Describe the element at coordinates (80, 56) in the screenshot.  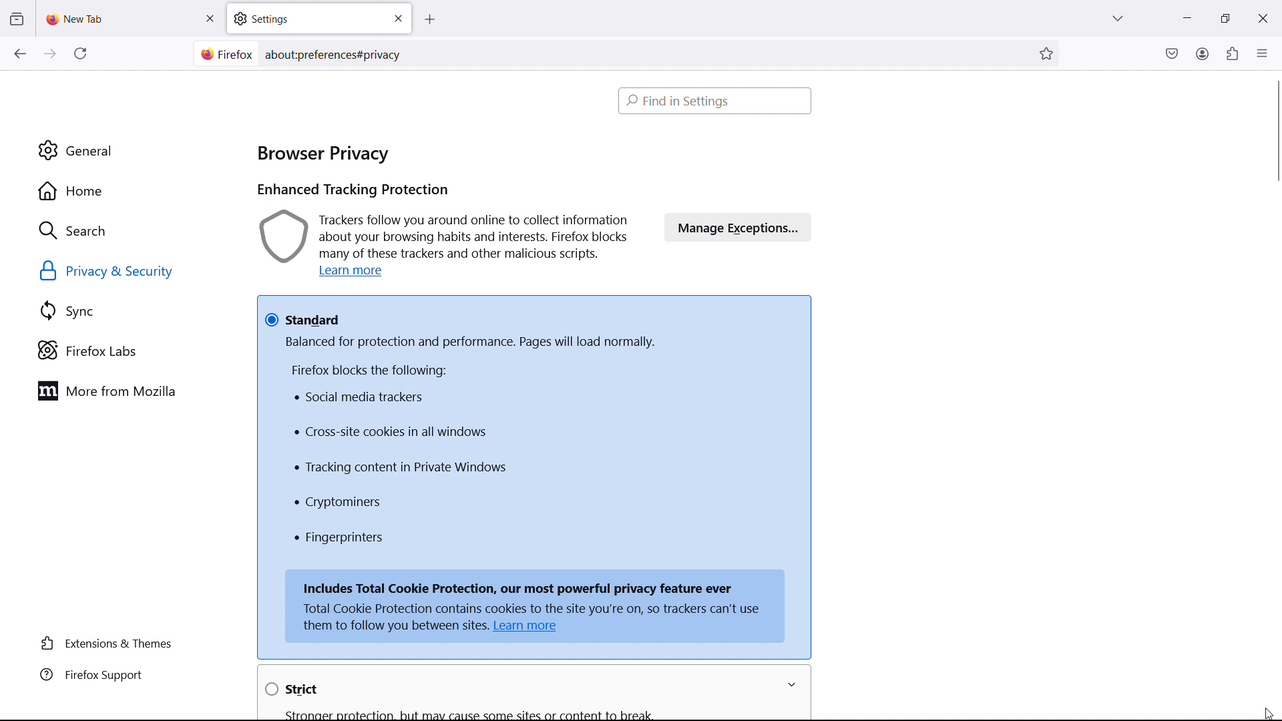
I see `reload current page` at that location.